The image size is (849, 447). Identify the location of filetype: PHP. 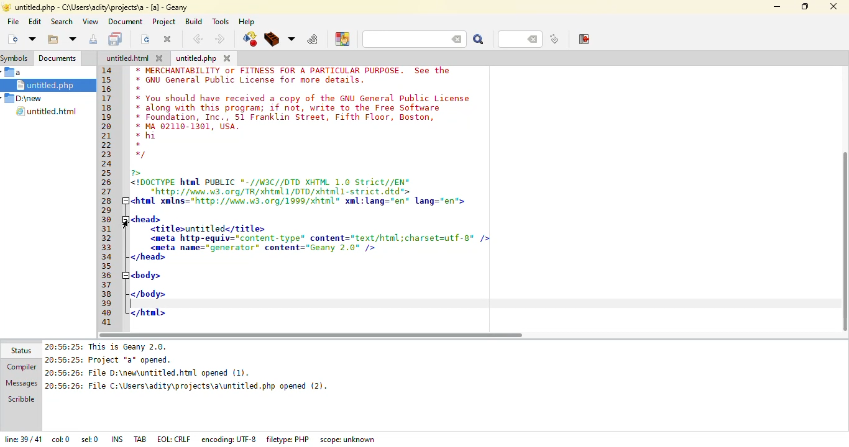
(287, 440).